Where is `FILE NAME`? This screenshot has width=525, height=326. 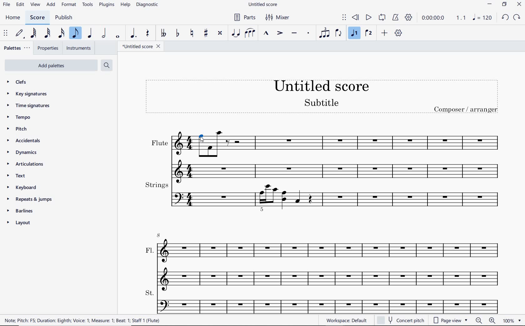 FILE NAME is located at coordinates (143, 46).